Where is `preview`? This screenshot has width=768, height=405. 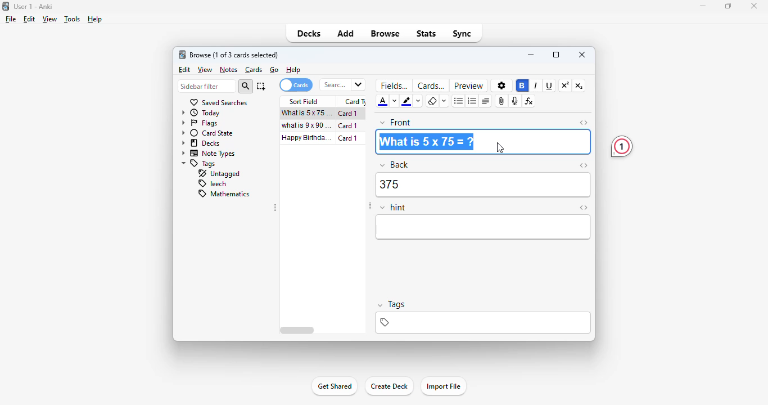
preview is located at coordinates (469, 85).